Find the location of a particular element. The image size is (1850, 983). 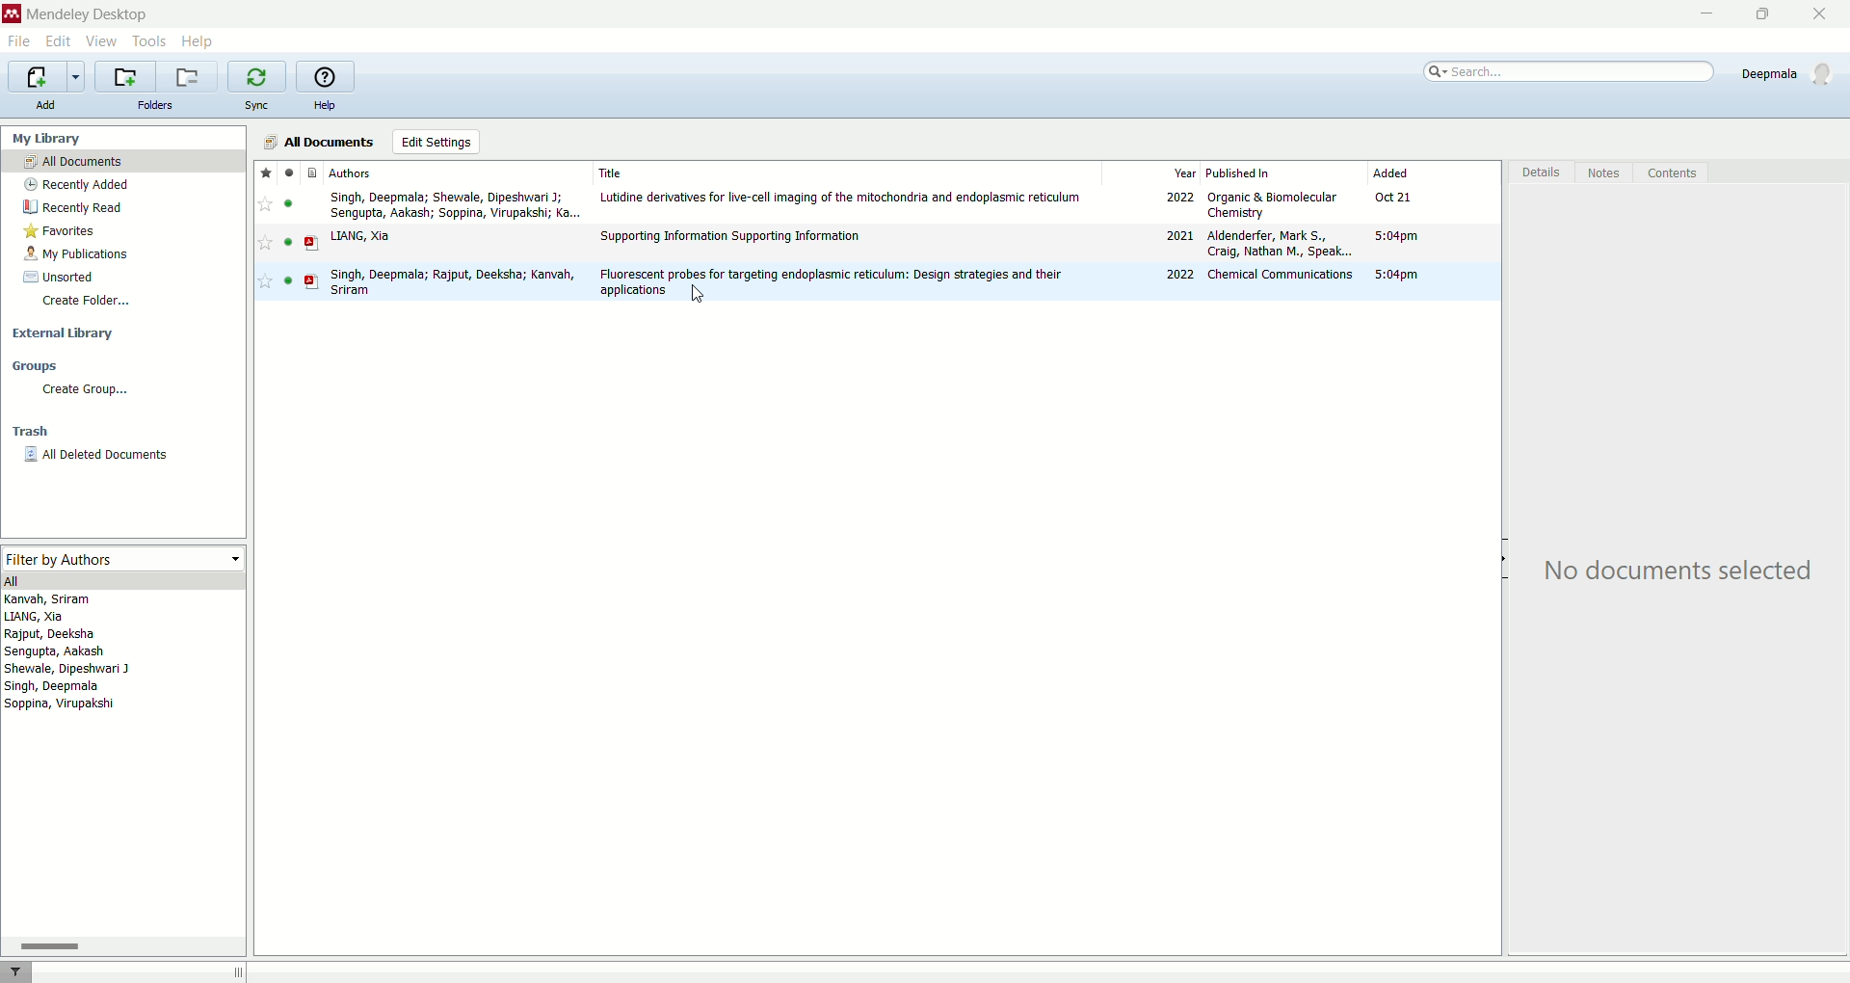

read/unread is located at coordinates (283, 281).